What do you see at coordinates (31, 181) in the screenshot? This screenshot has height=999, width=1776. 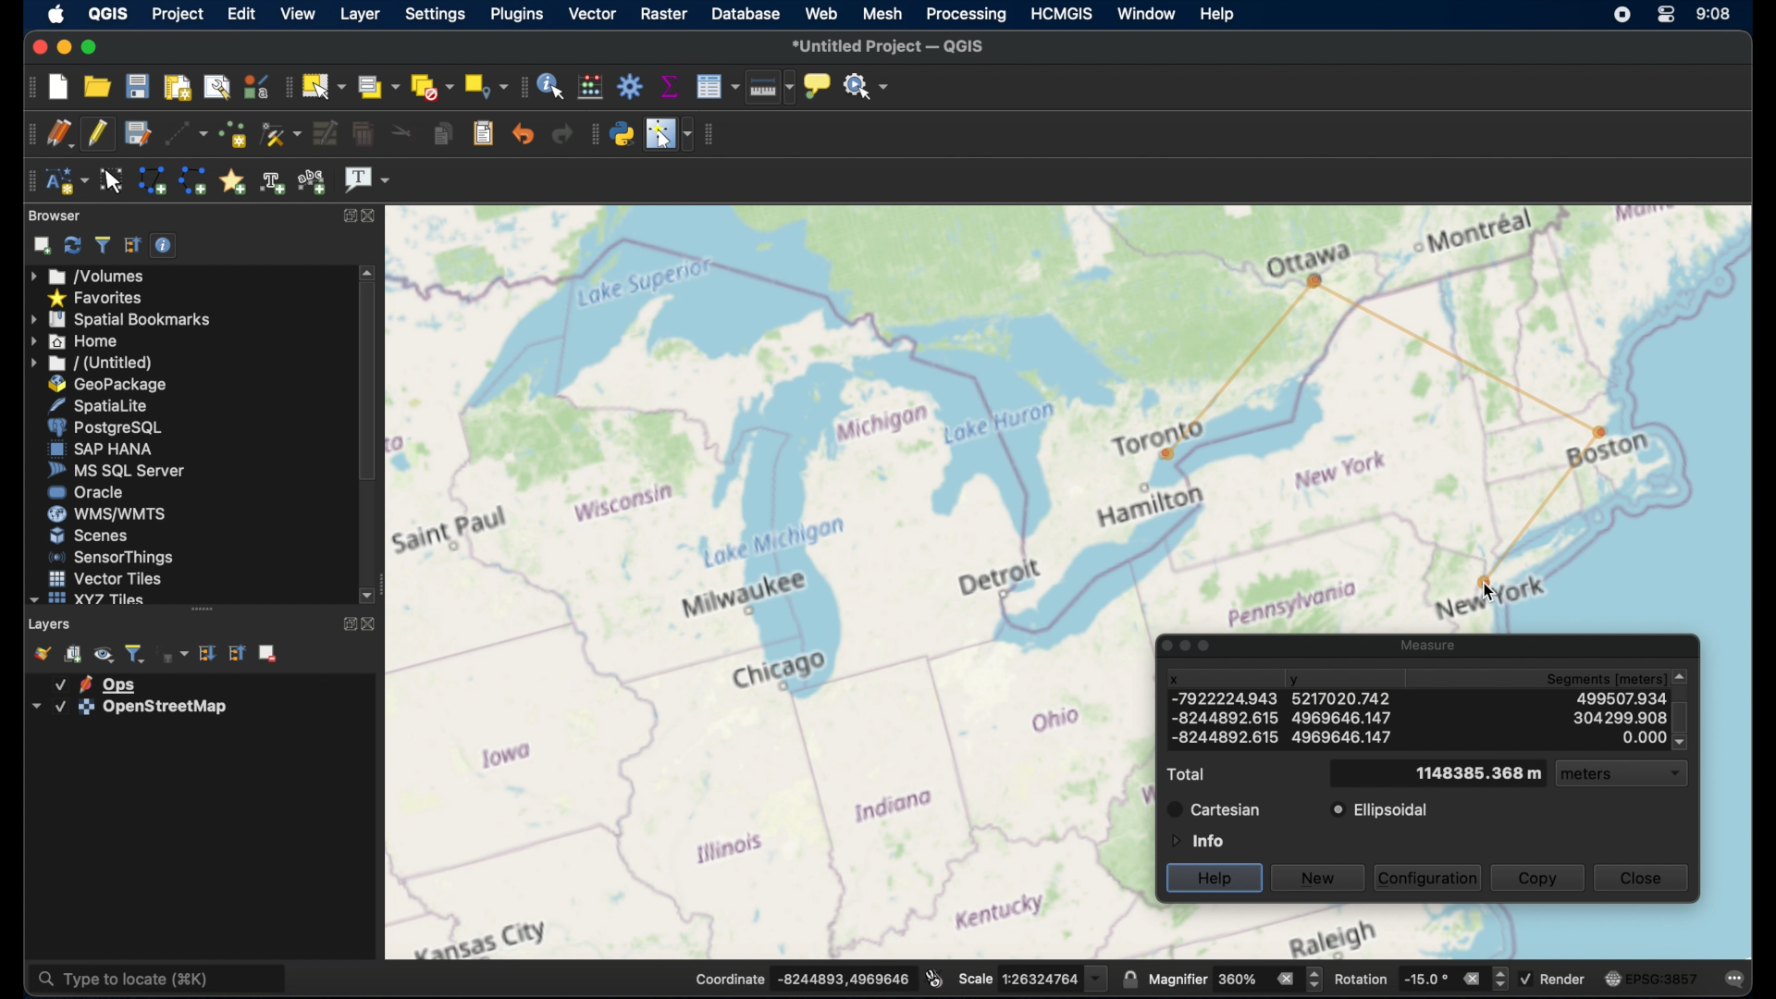 I see `annotation toolbar` at bounding box center [31, 181].